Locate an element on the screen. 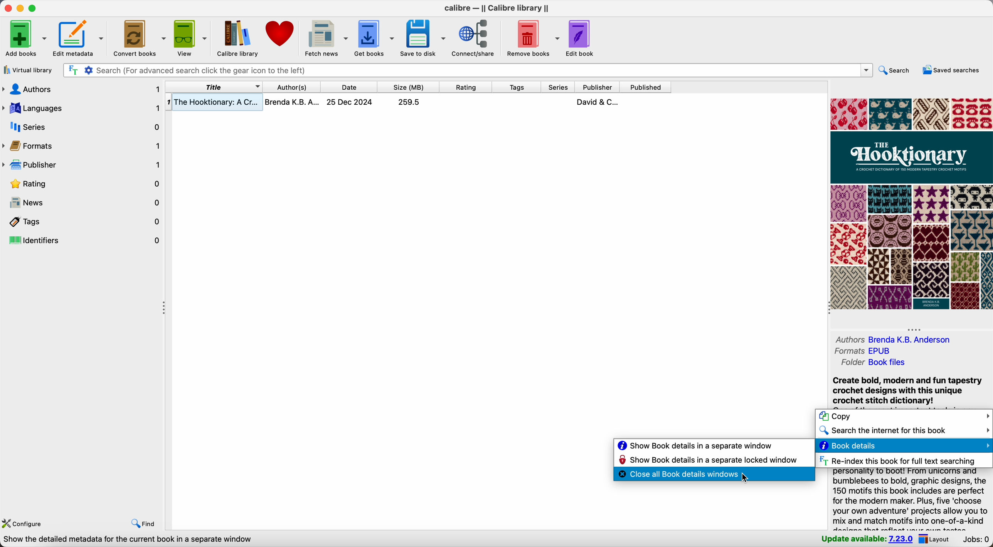 This screenshot has height=547, width=993. click on close all book details windows is located at coordinates (714, 476).